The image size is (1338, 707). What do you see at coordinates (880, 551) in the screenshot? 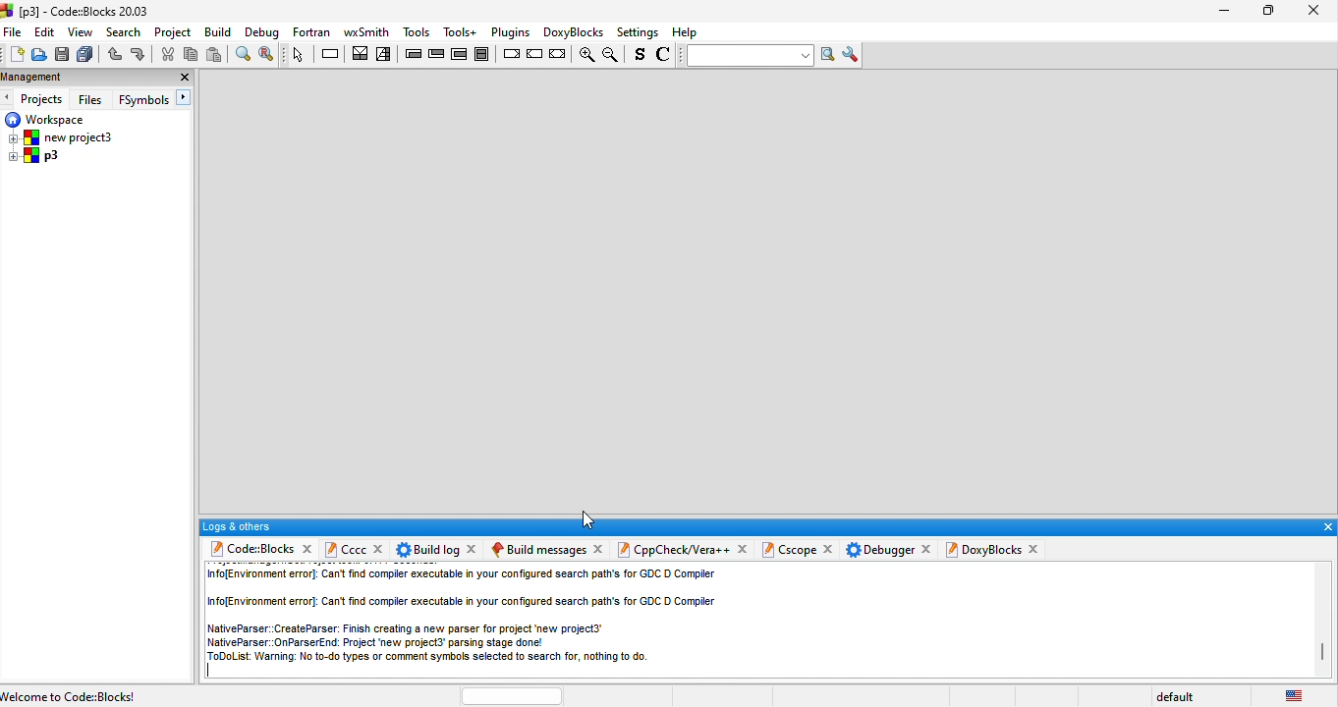
I see `debugger` at bounding box center [880, 551].